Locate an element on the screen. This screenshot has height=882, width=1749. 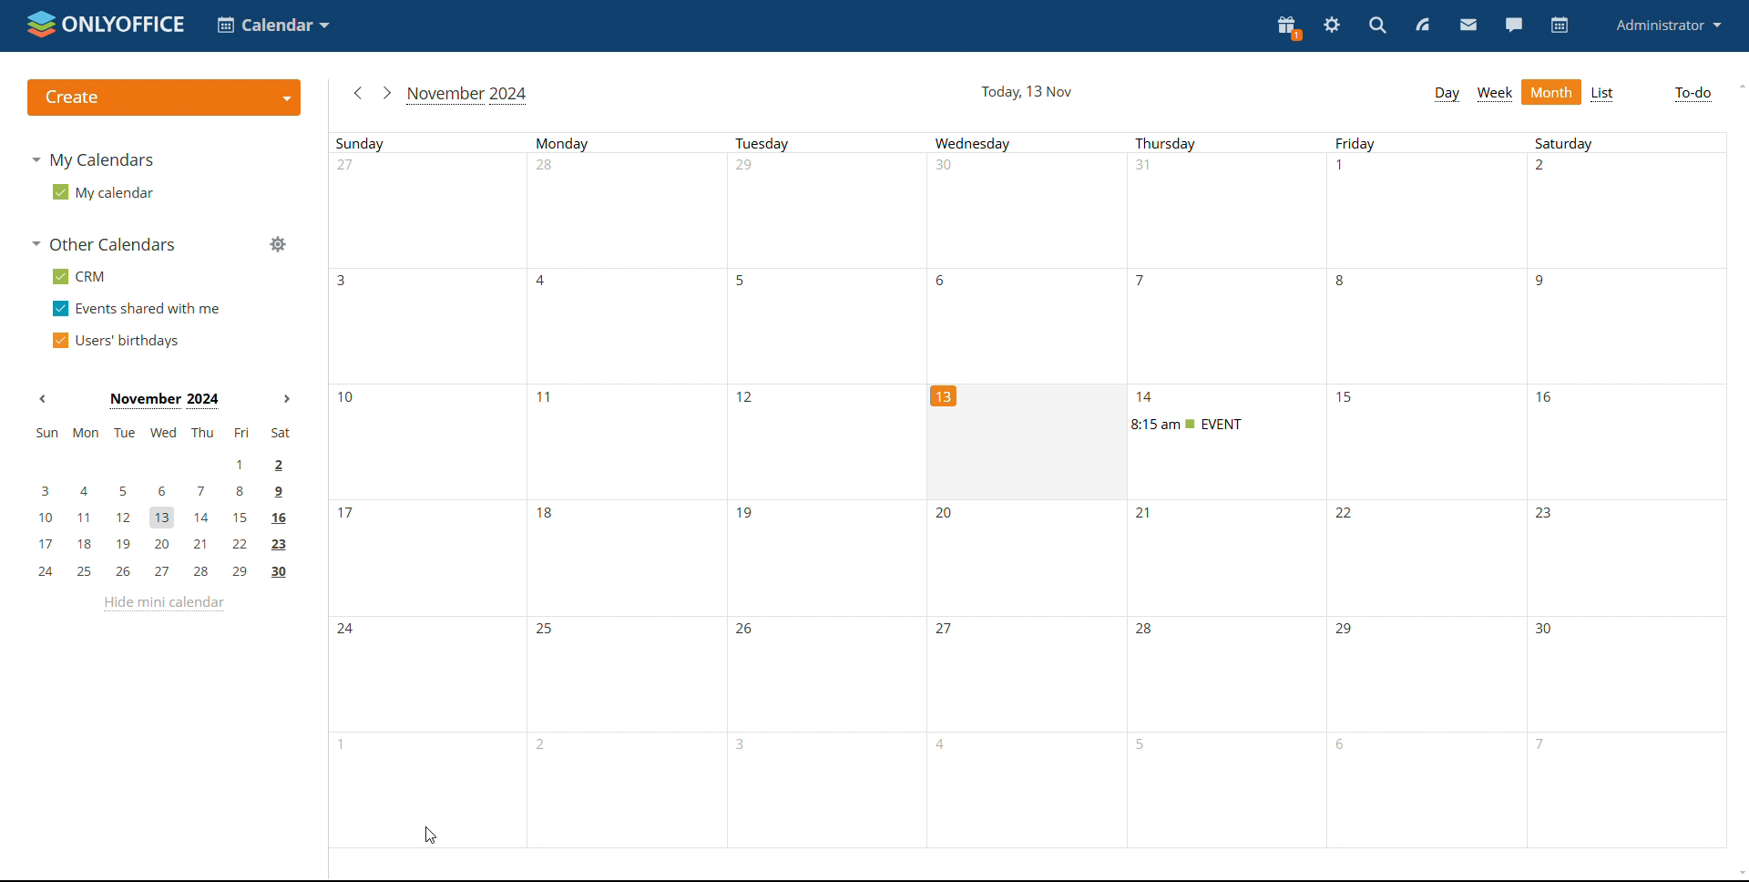
current month is located at coordinates (164, 399).